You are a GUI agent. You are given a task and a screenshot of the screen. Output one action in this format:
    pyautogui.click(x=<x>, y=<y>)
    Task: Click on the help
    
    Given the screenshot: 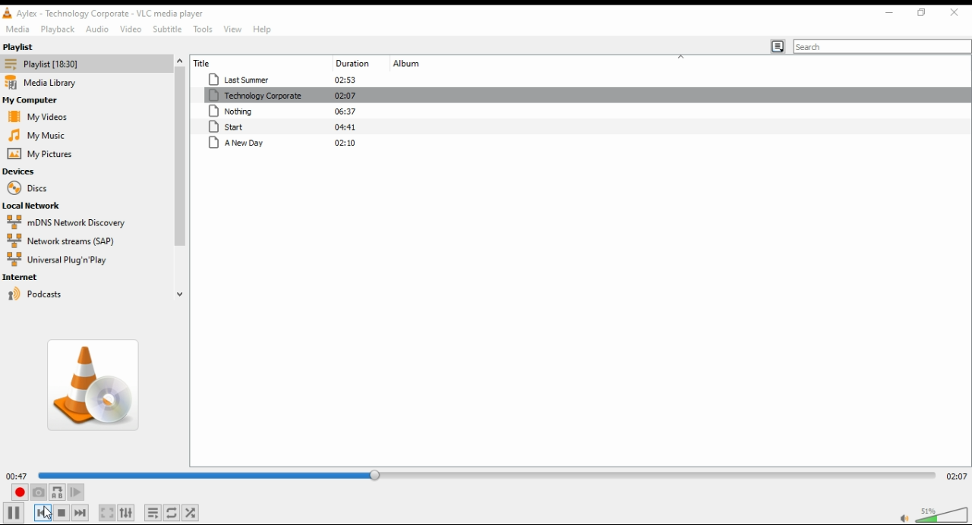 What is the action you would take?
    pyautogui.click(x=262, y=29)
    